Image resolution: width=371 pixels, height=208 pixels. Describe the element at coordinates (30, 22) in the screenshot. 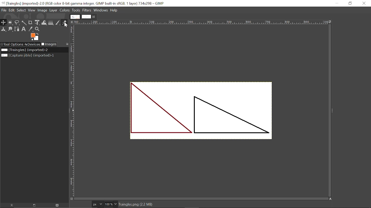

I see `Crop tool` at that location.